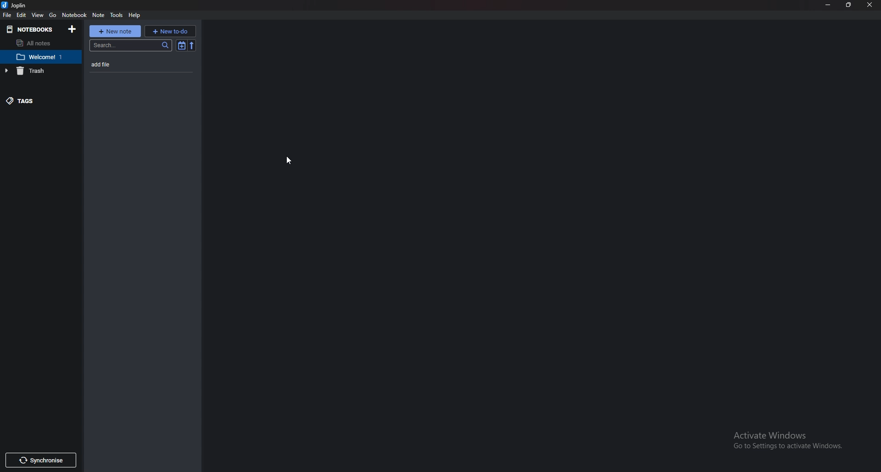 This screenshot has width=881, height=472. What do you see at coordinates (829, 5) in the screenshot?
I see `Minimize` at bounding box center [829, 5].